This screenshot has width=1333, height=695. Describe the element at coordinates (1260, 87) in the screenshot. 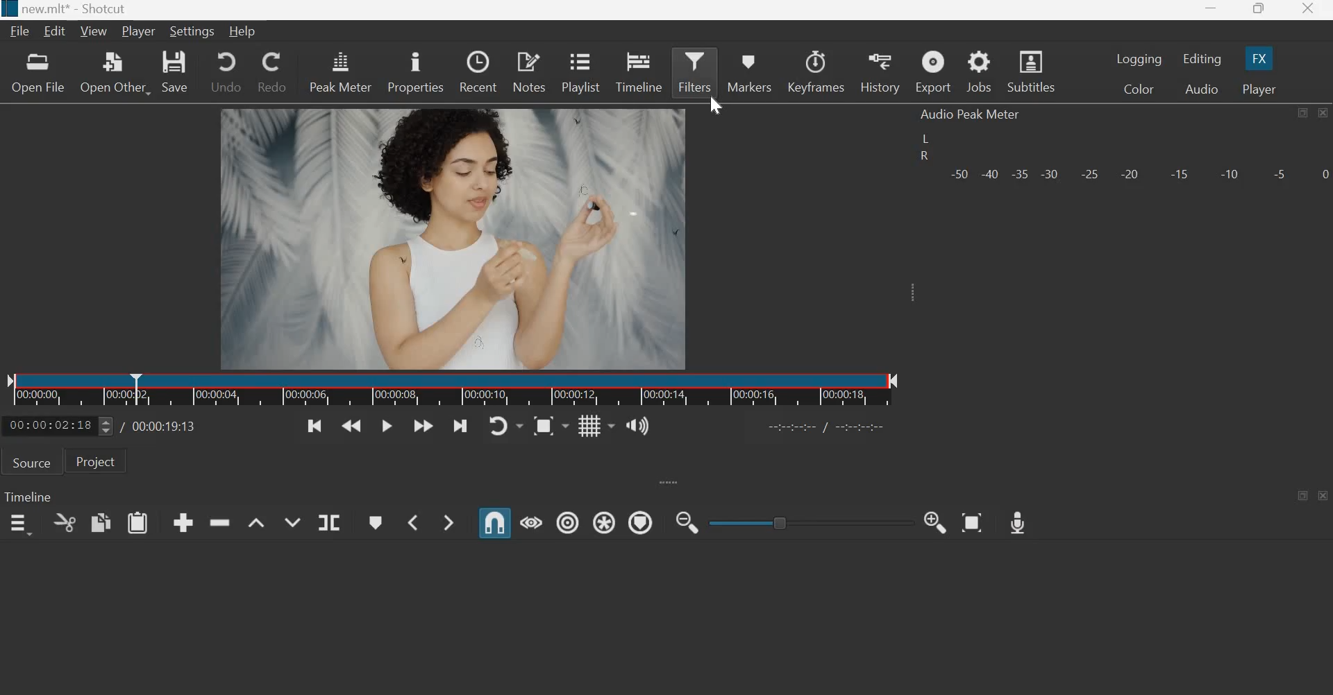

I see `Player` at that location.